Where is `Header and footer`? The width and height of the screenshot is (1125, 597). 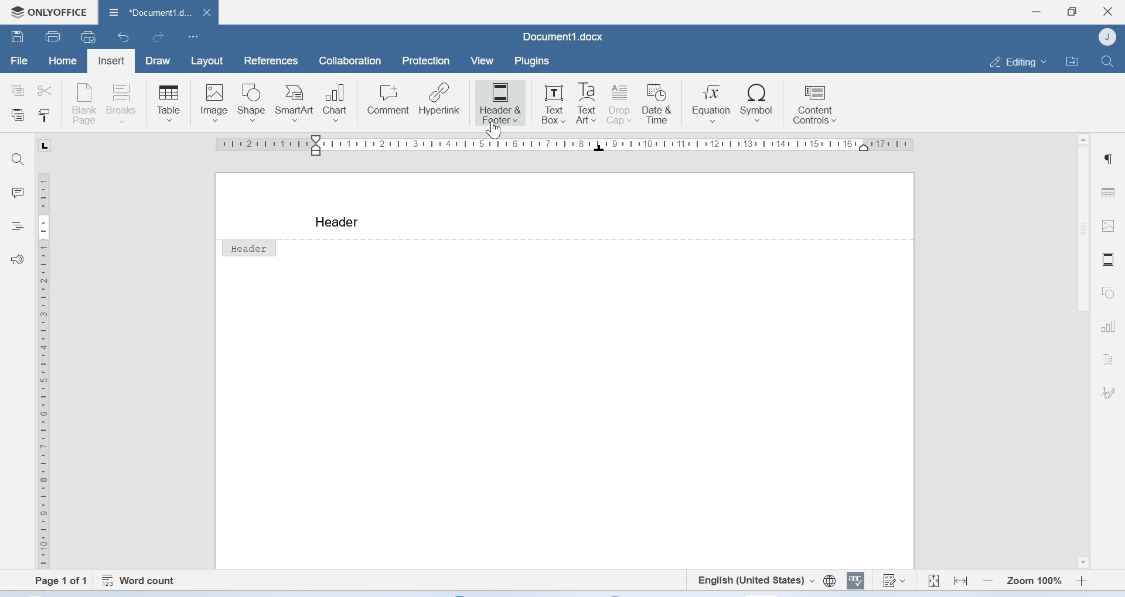 Header and footer is located at coordinates (1107, 259).